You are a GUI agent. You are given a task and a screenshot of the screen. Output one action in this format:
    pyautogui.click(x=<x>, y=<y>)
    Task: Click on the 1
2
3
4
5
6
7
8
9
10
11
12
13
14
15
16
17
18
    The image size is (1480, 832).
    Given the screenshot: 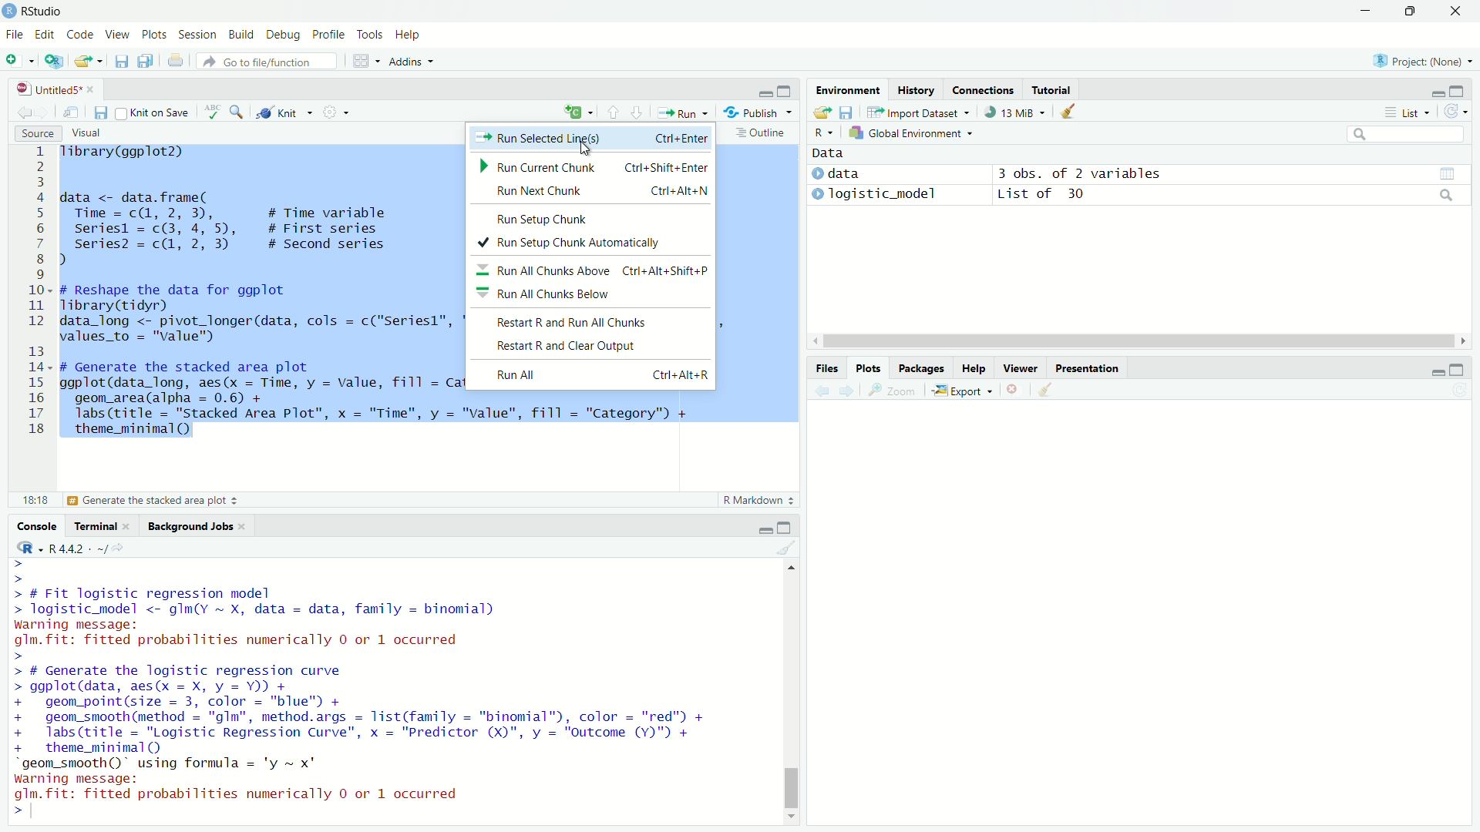 What is the action you would take?
    pyautogui.click(x=32, y=295)
    